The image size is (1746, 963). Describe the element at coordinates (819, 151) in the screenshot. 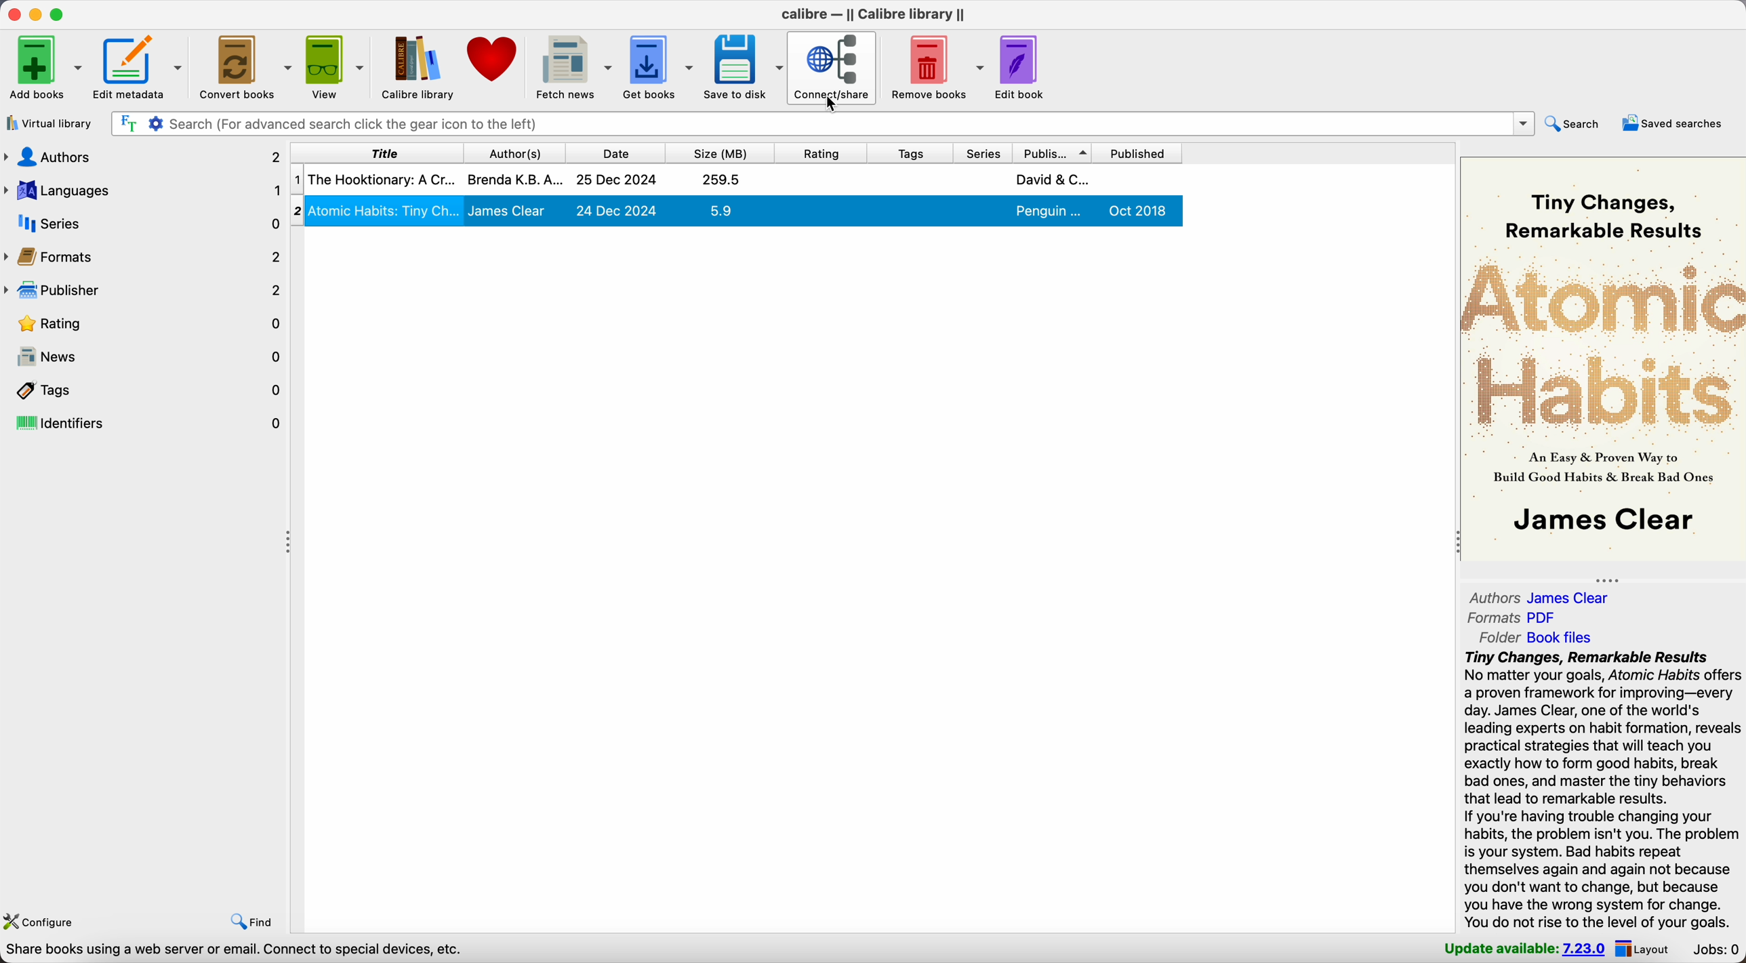

I see `rating` at that location.